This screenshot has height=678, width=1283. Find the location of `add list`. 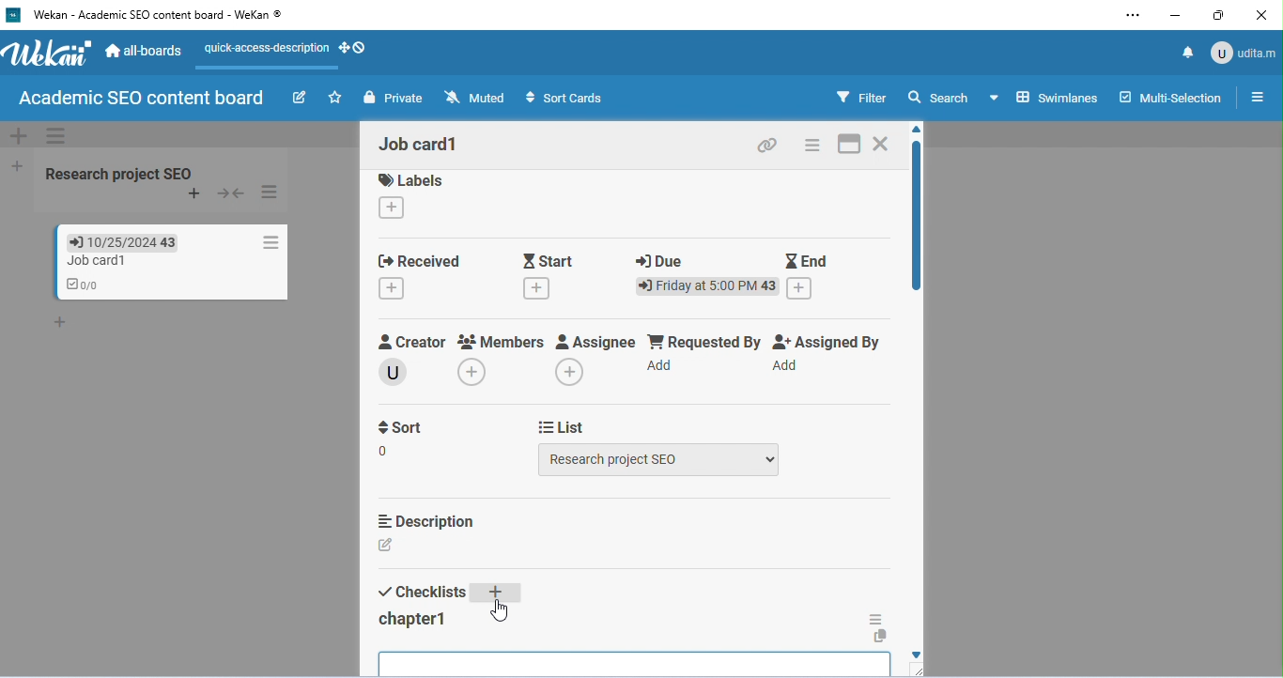

add list is located at coordinates (14, 164).